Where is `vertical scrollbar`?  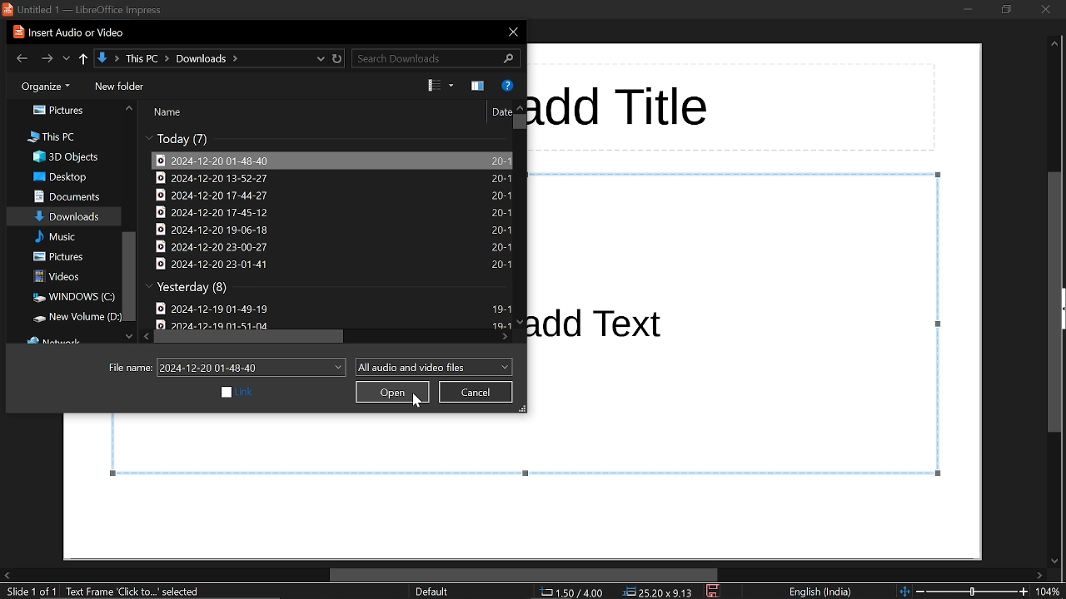 vertical scrollbar is located at coordinates (1058, 300).